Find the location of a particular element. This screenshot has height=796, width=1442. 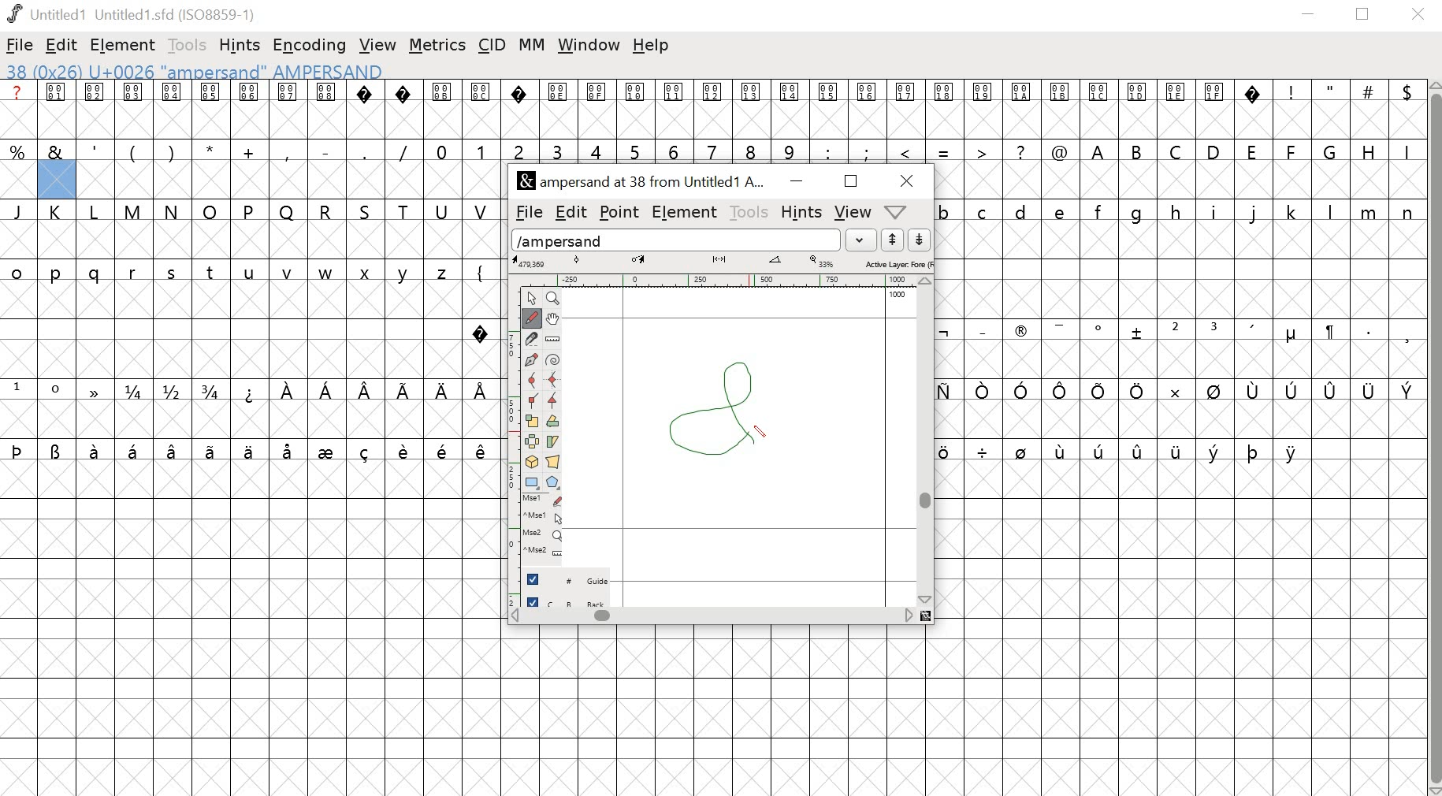

m is located at coordinates (1370, 211).